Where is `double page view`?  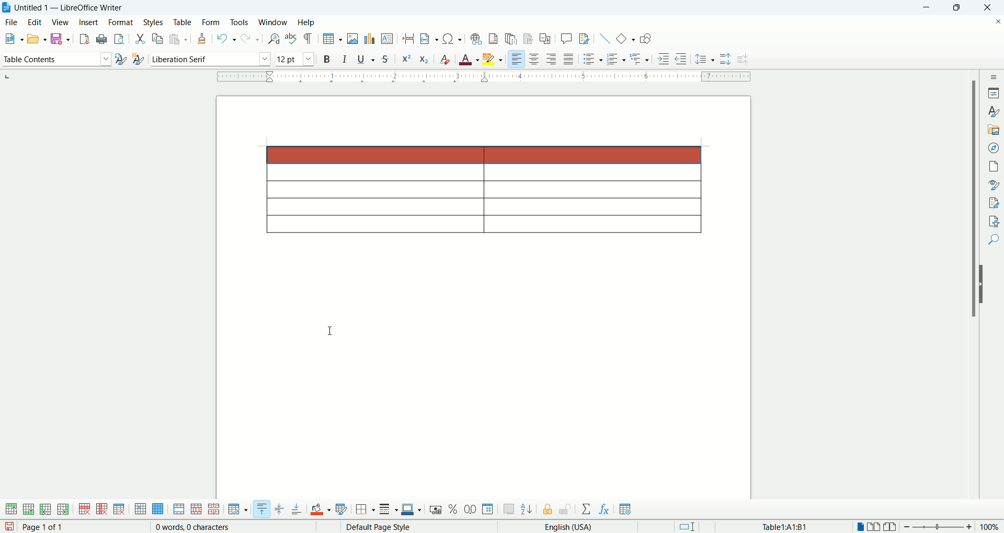
double page view is located at coordinates (876, 527).